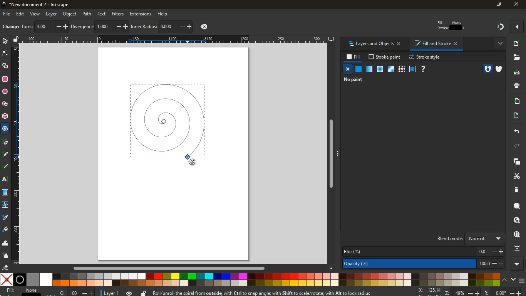 The width and height of the screenshot is (526, 296). I want to click on wave, so click(5, 243).